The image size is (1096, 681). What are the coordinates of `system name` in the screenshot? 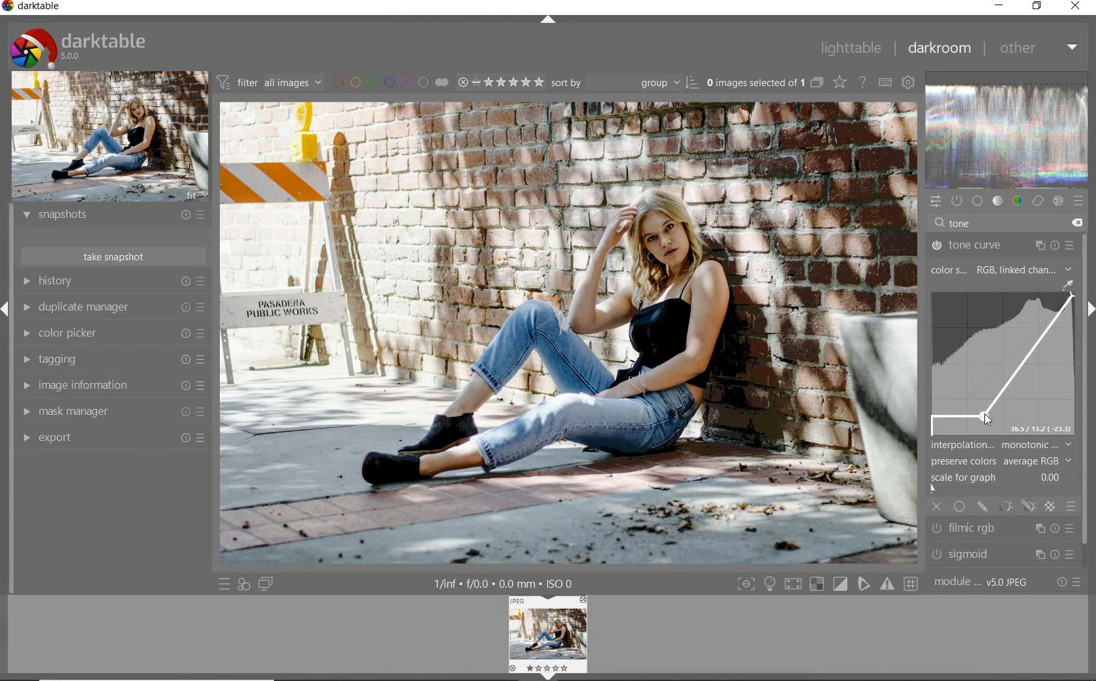 It's located at (35, 8).